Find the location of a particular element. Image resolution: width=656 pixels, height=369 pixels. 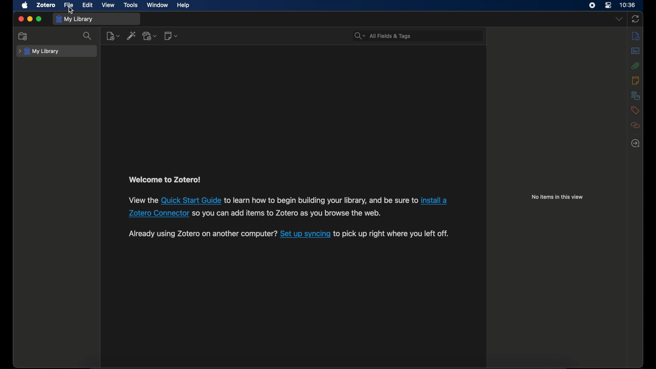

edit is located at coordinates (89, 5).